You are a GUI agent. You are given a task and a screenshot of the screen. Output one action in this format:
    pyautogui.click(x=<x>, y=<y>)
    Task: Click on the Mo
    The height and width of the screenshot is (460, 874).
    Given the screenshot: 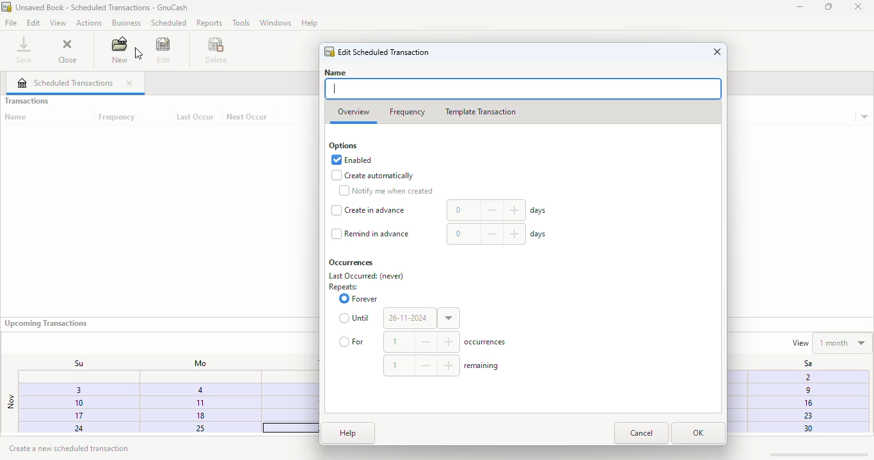 What is the action you would take?
    pyautogui.click(x=196, y=364)
    